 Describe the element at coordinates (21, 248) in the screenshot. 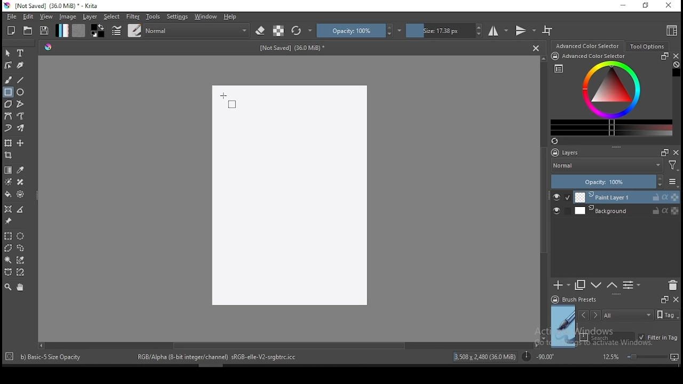

I see `freehand selection tool` at that location.